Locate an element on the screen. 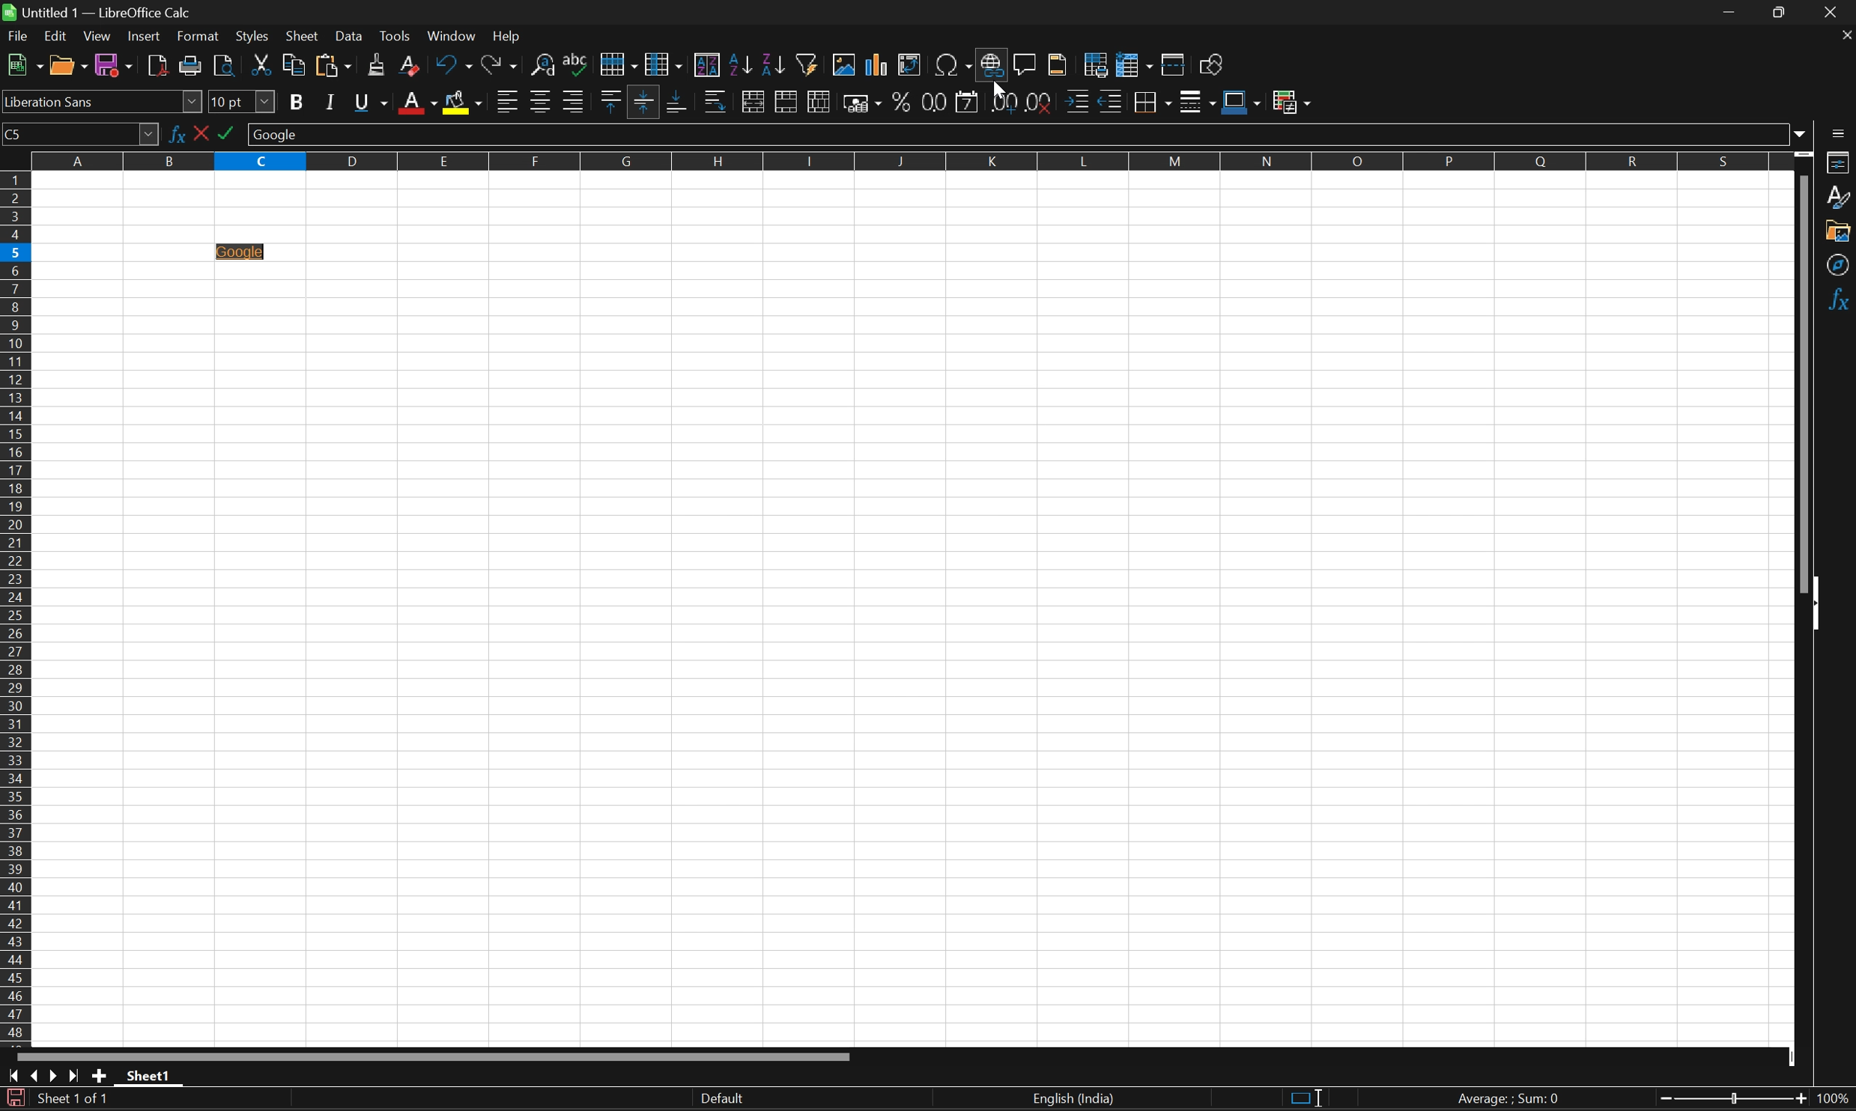  Scroll to last sheet is located at coordinates (72, 1080).